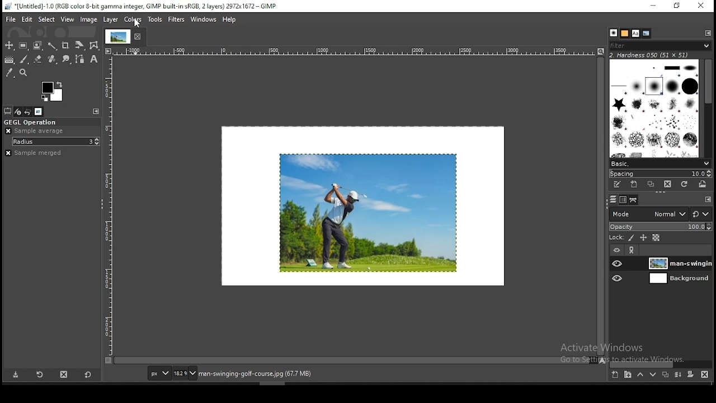  I want to click on scroll bar, so click(708, 108).